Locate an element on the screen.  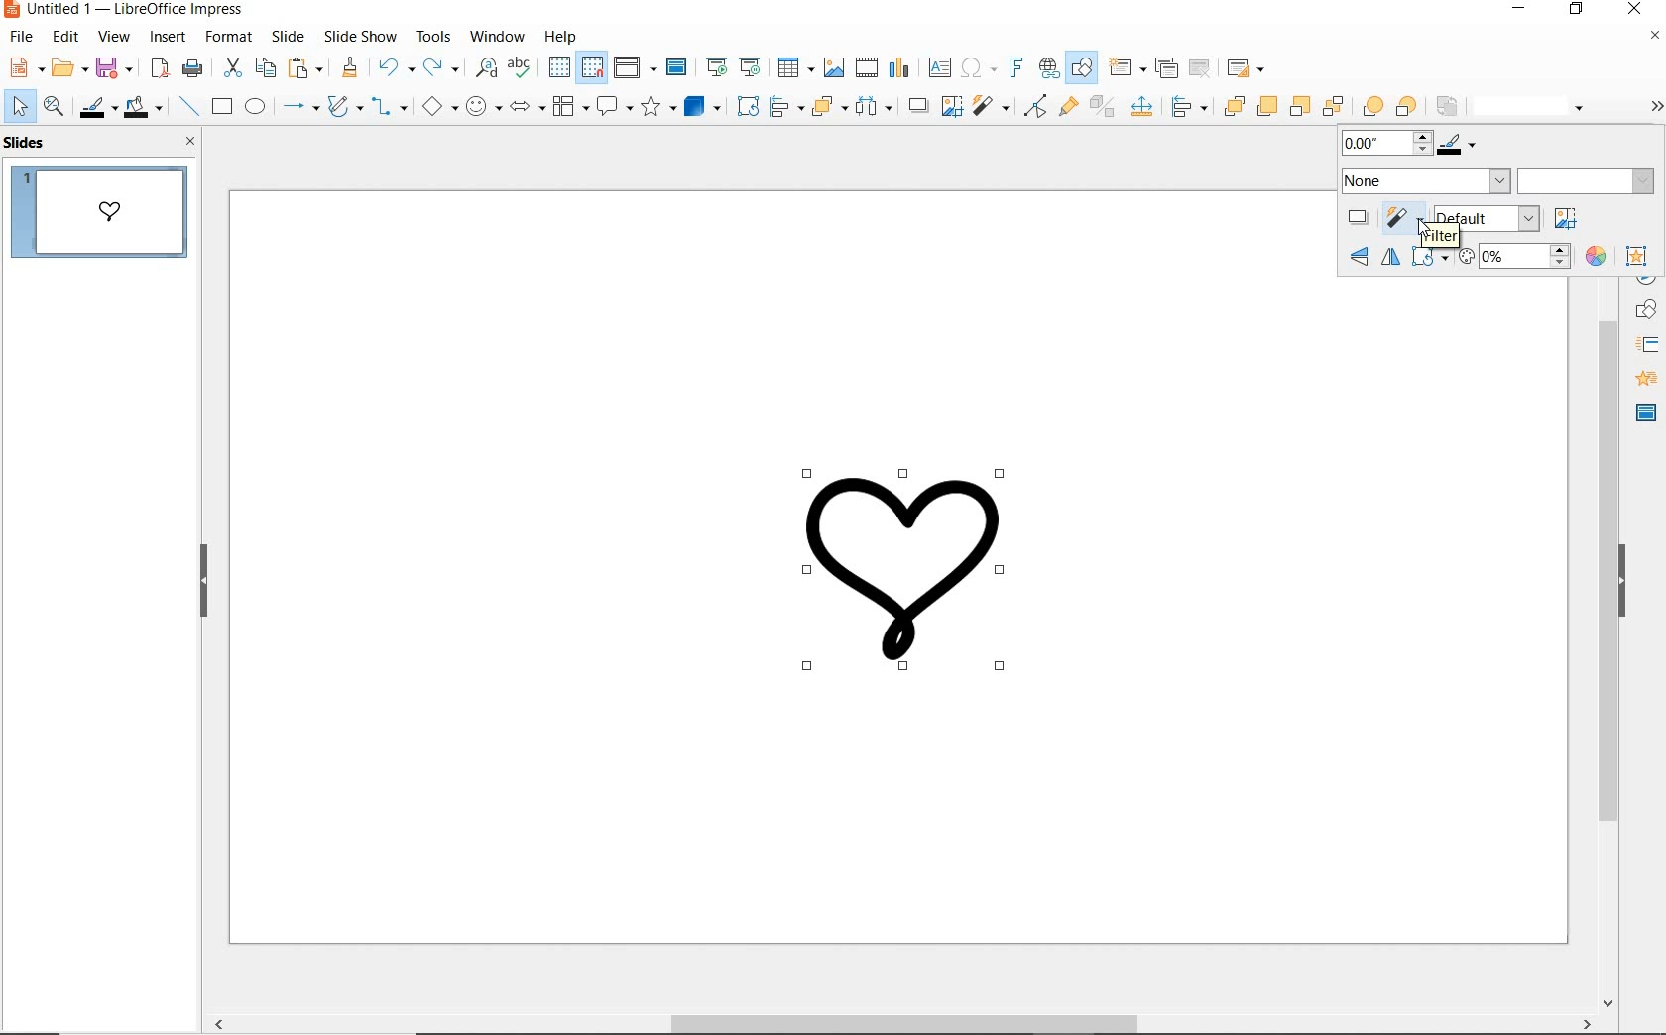
ellipse is located at coordinates (257, 107).